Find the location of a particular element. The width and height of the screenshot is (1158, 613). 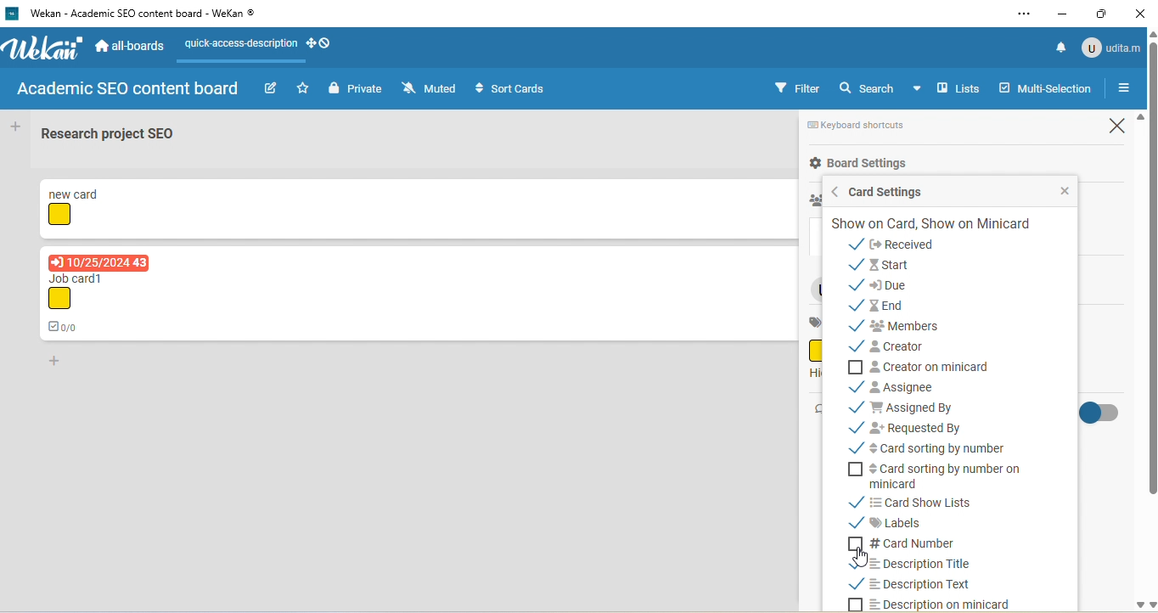

maximize is located at coordinates (1105, 13).